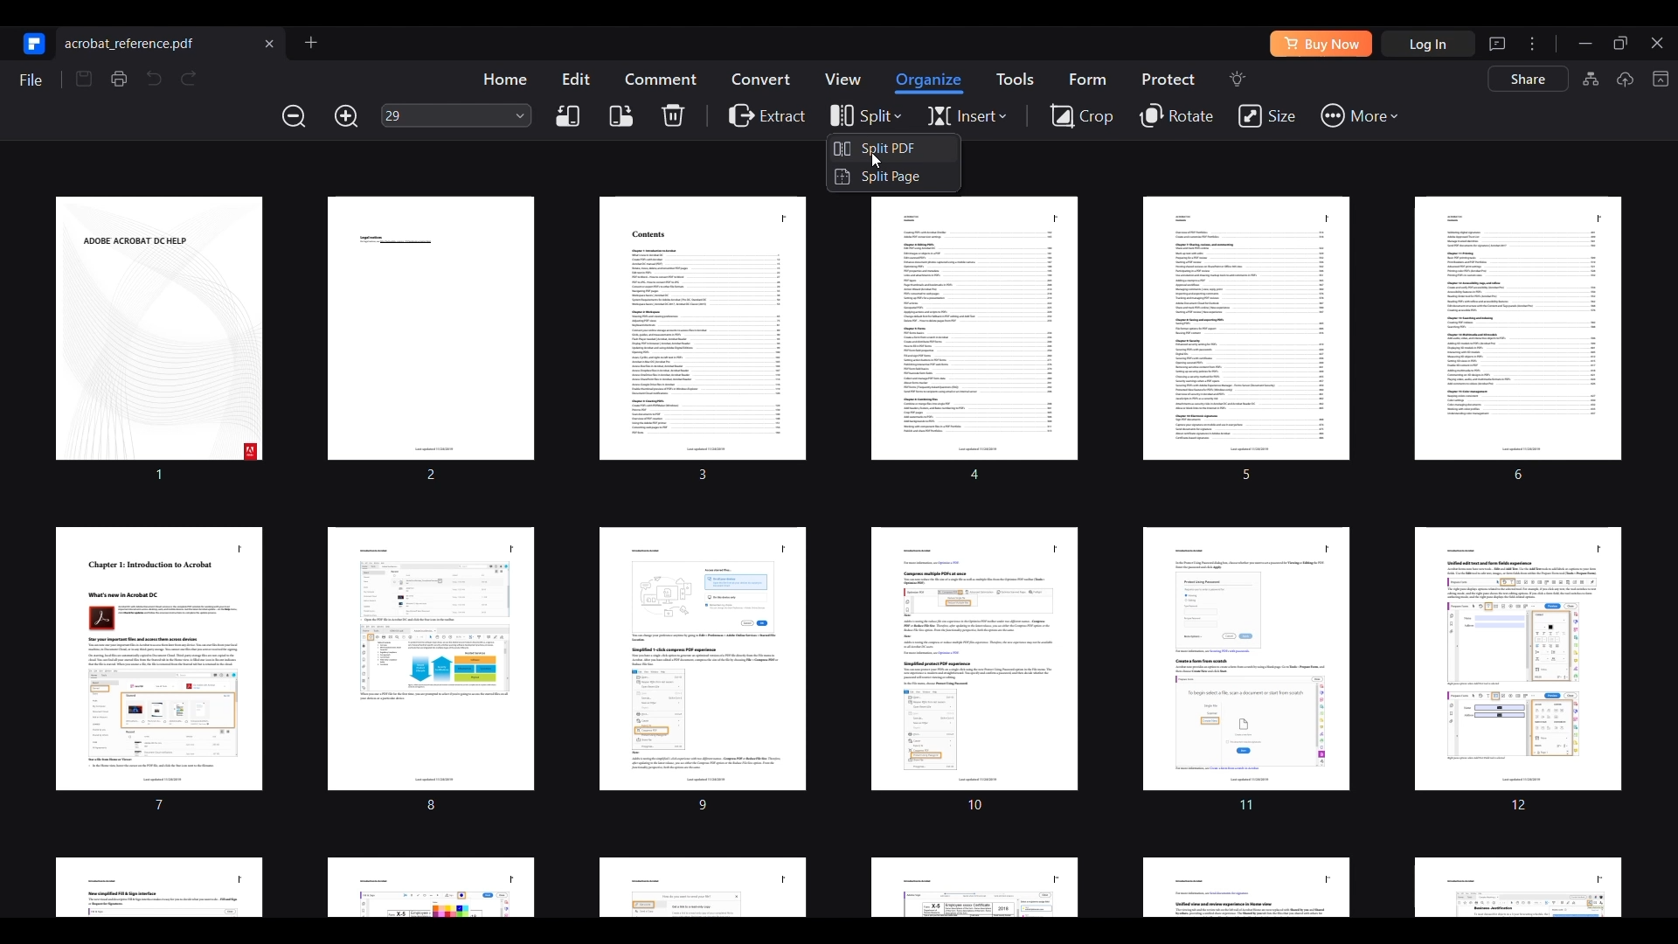  I want to click on Split page options, so click(864, 116).